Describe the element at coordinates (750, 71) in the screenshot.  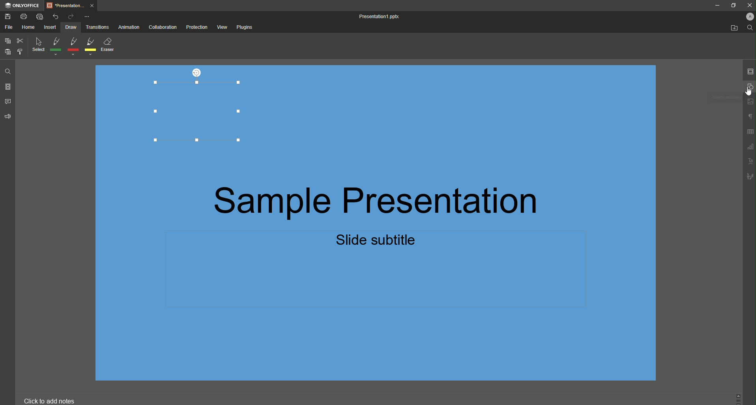
I see `Slide Settings` at that location.